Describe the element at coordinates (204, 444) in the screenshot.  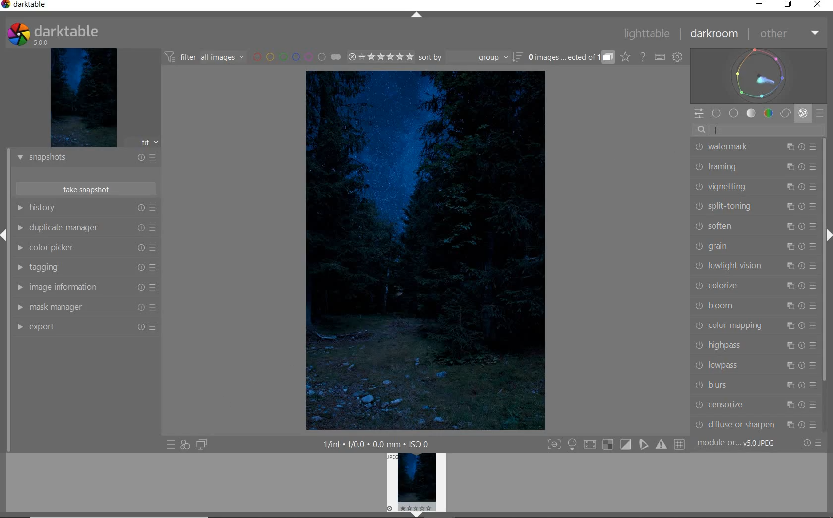
I see `DISPLAY A SECOND DARKROOM IMAGE WINDOW` at that location.